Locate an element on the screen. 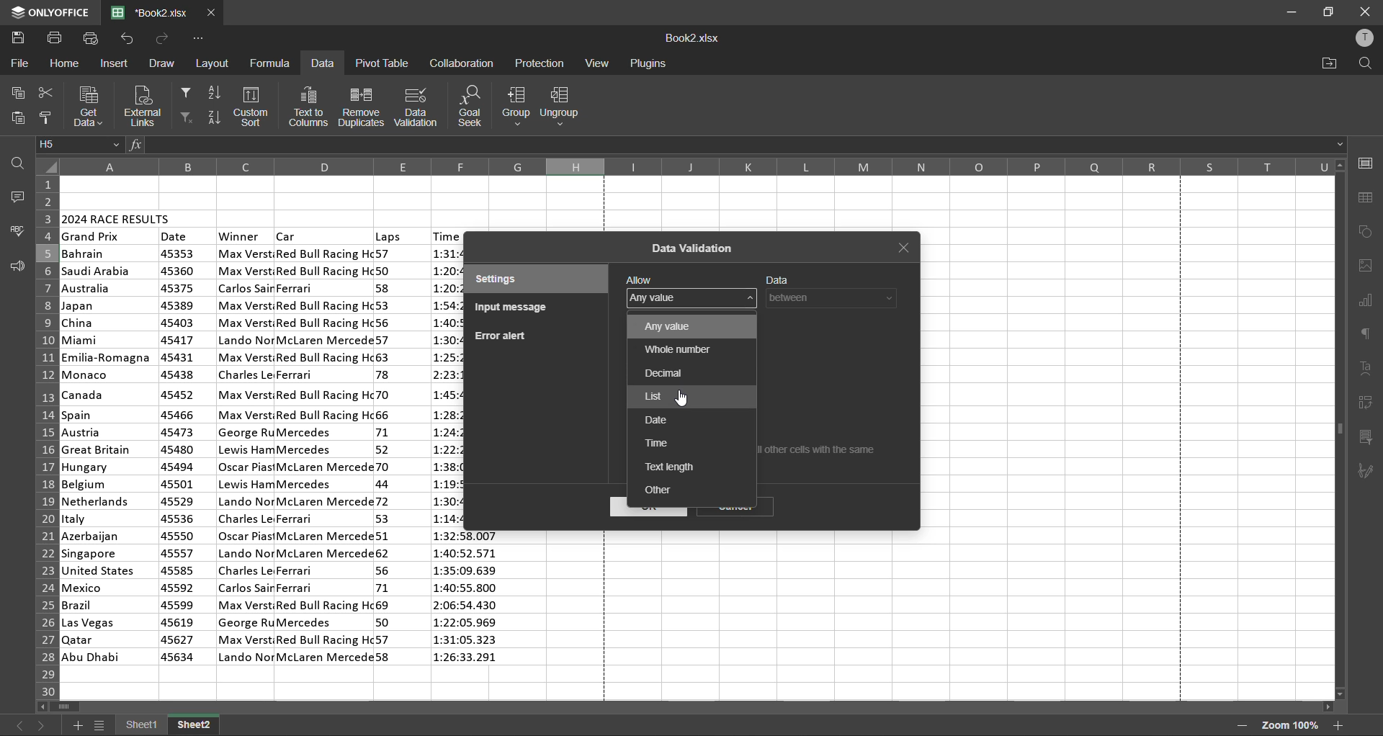  protection is located at coordinates (541, 64).